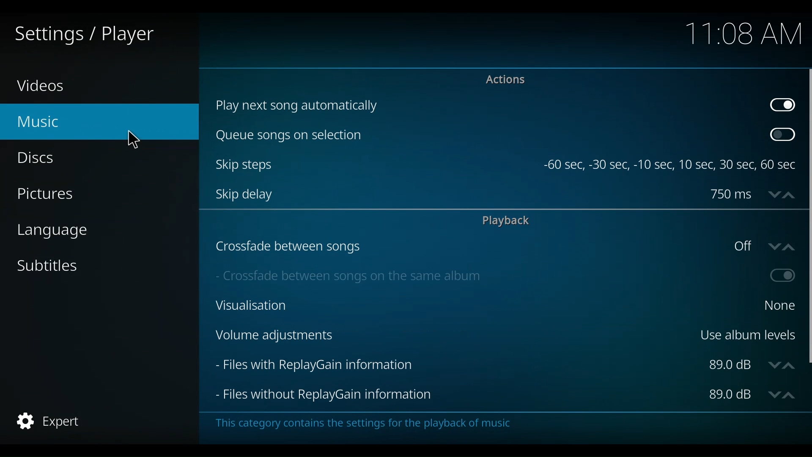 The height and width of the screenshot is (457, 812). Describe the element at coordinates (780, 276) in the screenshot. I see `Toggle on/off crossfaed between songs on the same album` at that location.